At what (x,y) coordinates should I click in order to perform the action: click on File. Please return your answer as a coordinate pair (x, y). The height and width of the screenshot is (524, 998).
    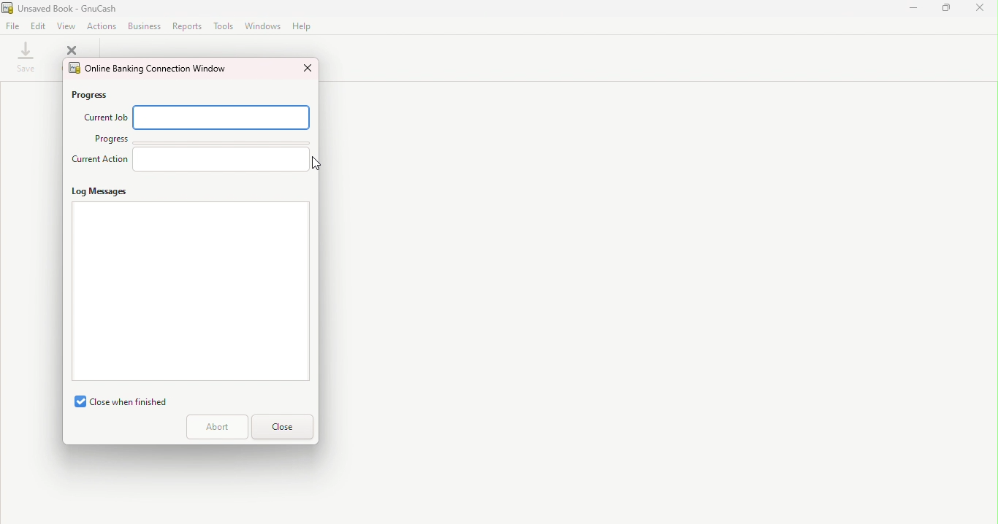
    Looking at the image, I should click on (15, 26).